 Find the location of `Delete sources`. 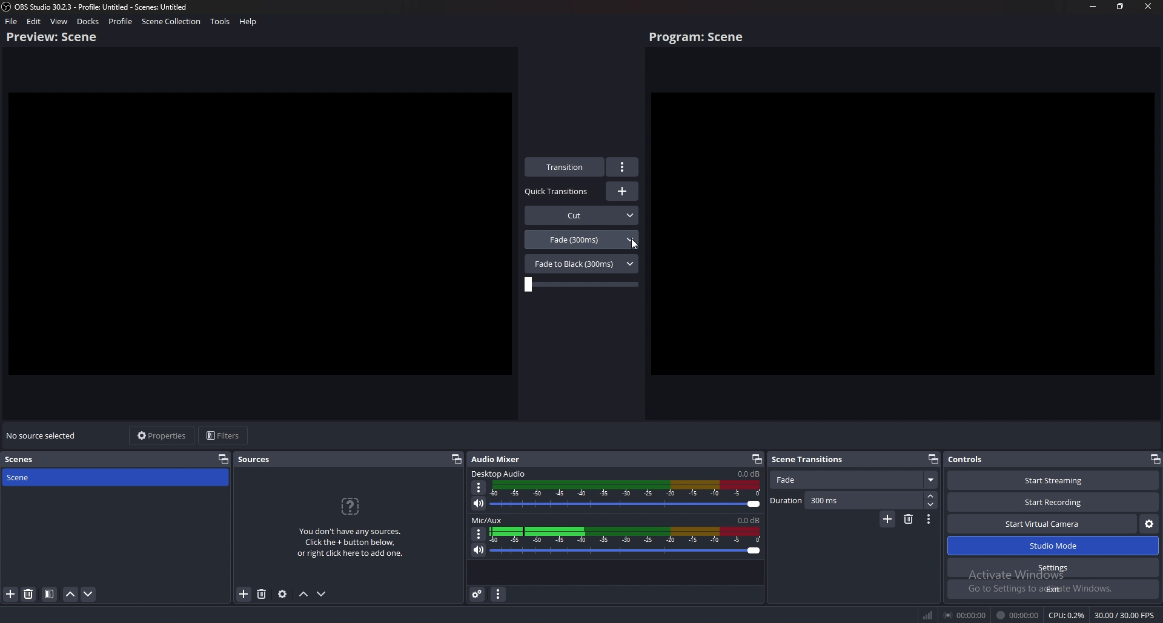

Delete sources is located at coordinates (261, 594).